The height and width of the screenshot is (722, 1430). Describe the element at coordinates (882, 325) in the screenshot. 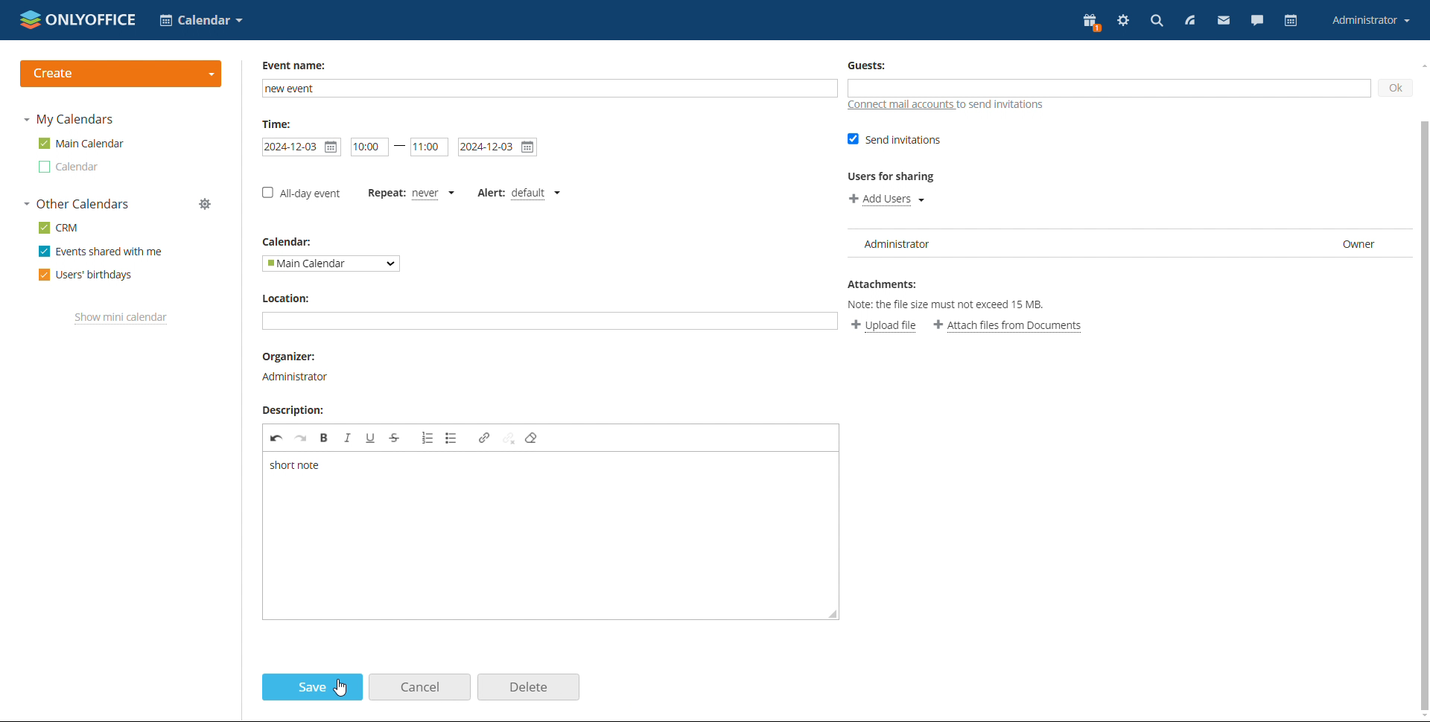

I see `upload file` at that location.